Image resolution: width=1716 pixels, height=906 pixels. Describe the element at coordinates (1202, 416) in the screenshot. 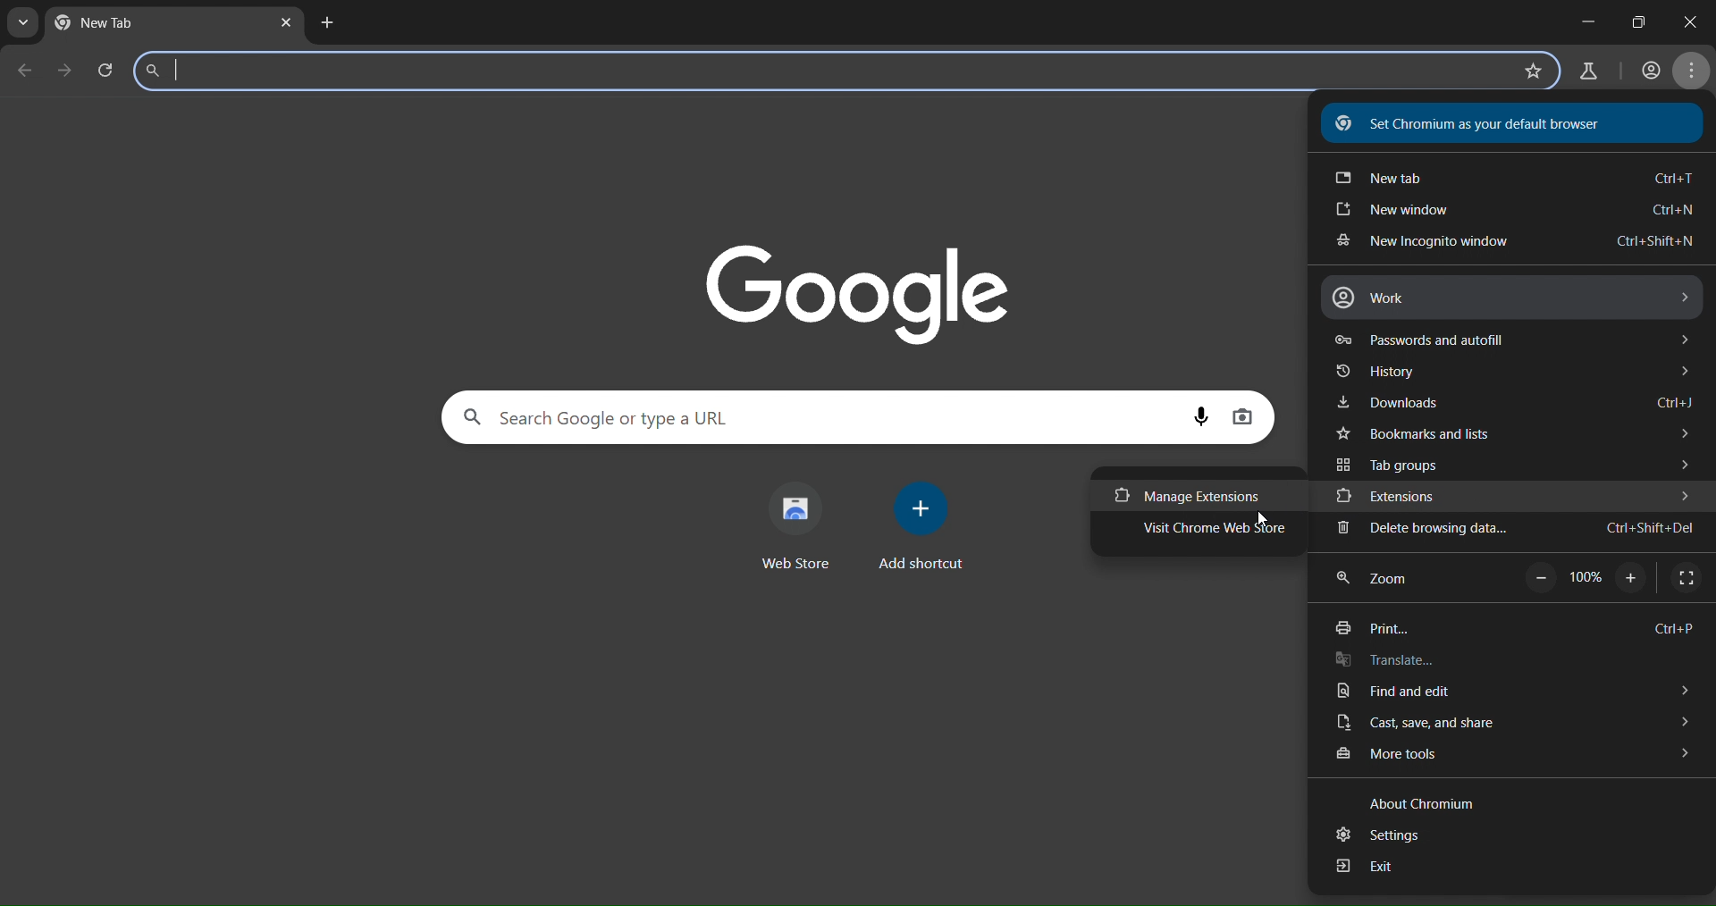

I see `voice search` at that location.